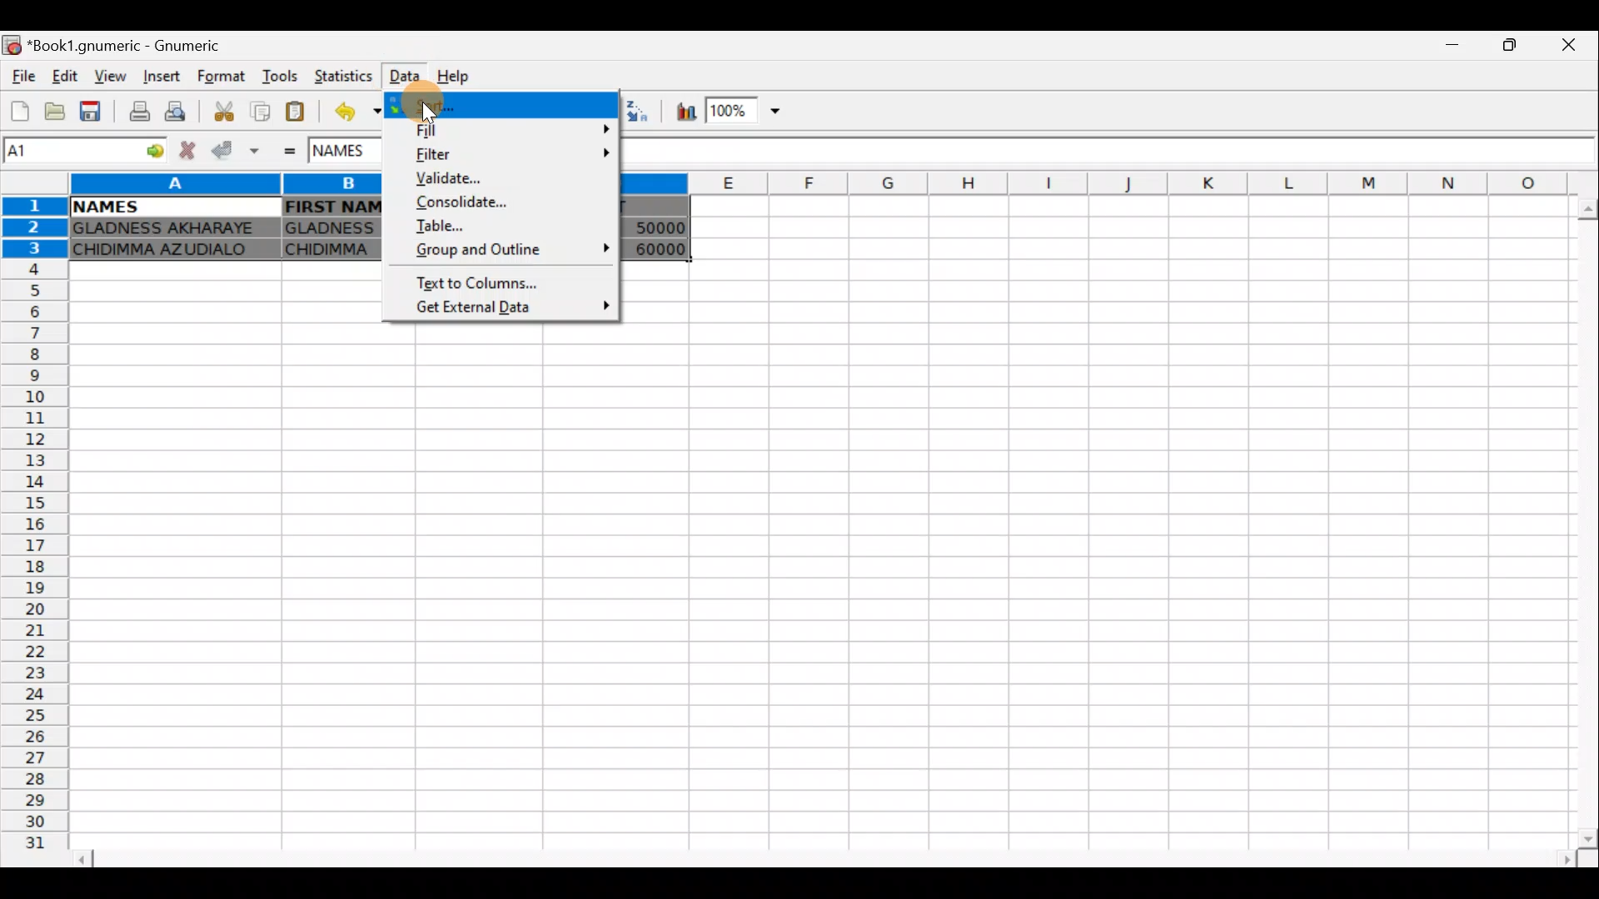 The height and width of the screenshot is (899, 1599). What do you see at coordinates (333, 249) in the screenshot?
I see `CHIDIMMA` at bounding box center [333, 249].